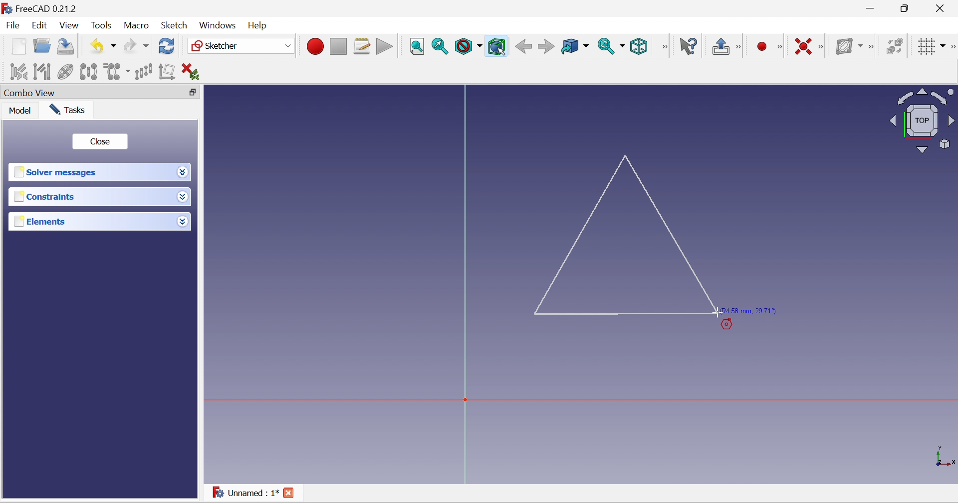 The width and height of the screenshot is (958, 503). Describe the element at coordinates (18, 72) in the screenshot. I see `Select associated constraints` at that location.